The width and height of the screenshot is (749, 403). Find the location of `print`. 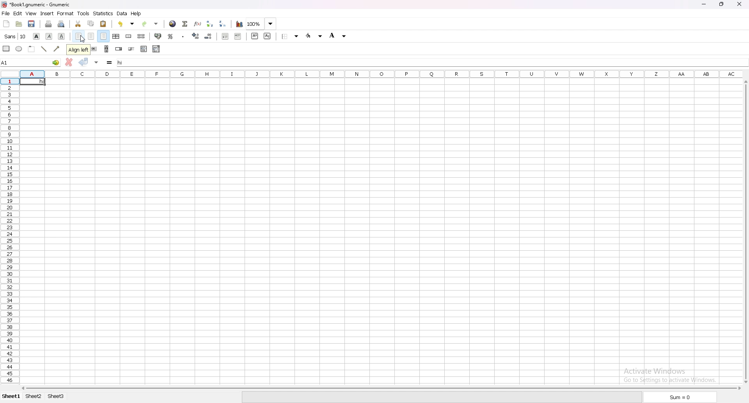

print is located at coordinates (48, 24).